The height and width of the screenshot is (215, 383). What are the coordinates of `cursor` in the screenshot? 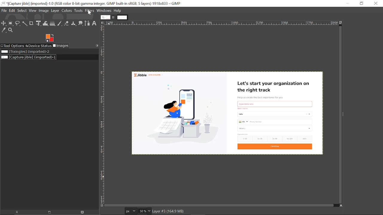 It's located at (89, 12).